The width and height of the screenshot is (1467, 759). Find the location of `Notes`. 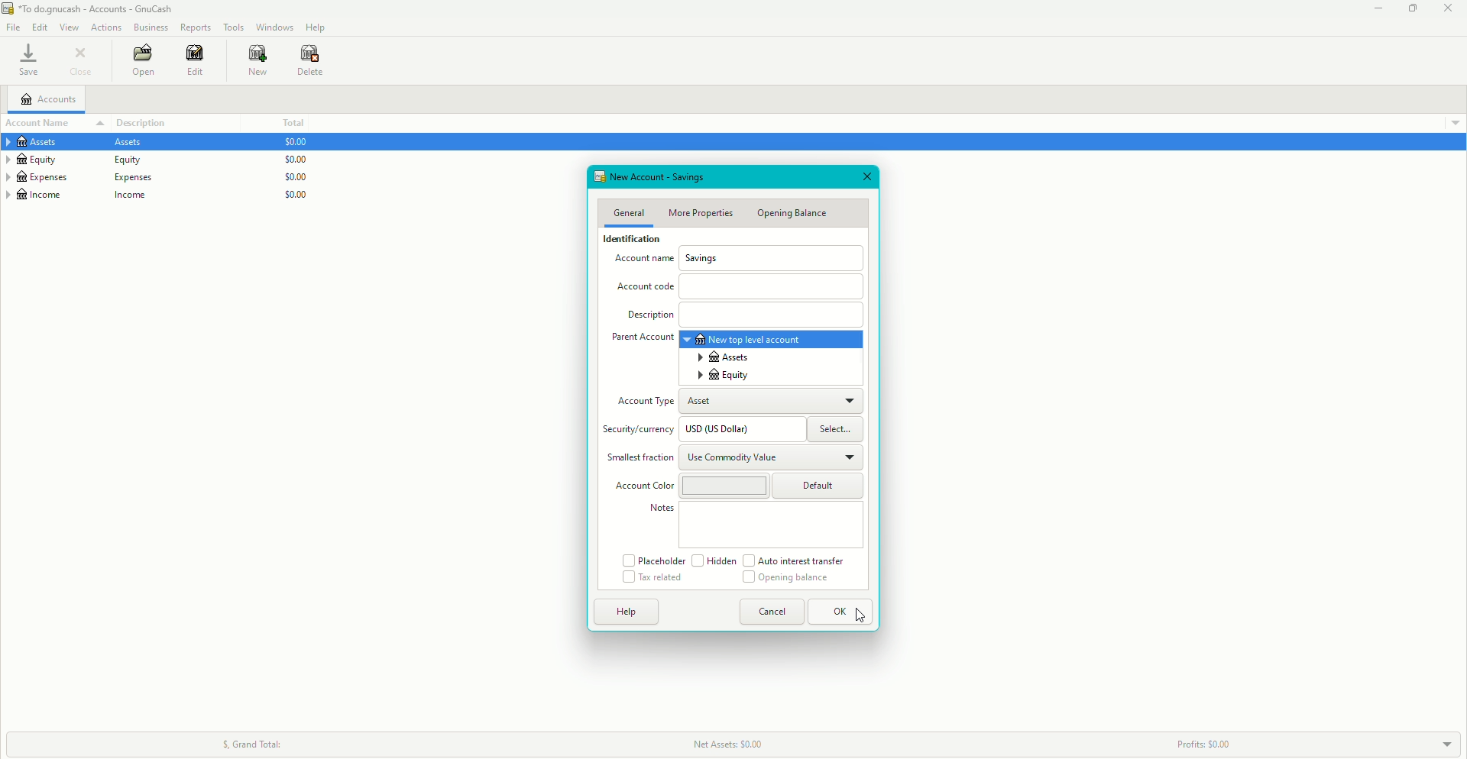

Notes is located at coordinates (662, 508).